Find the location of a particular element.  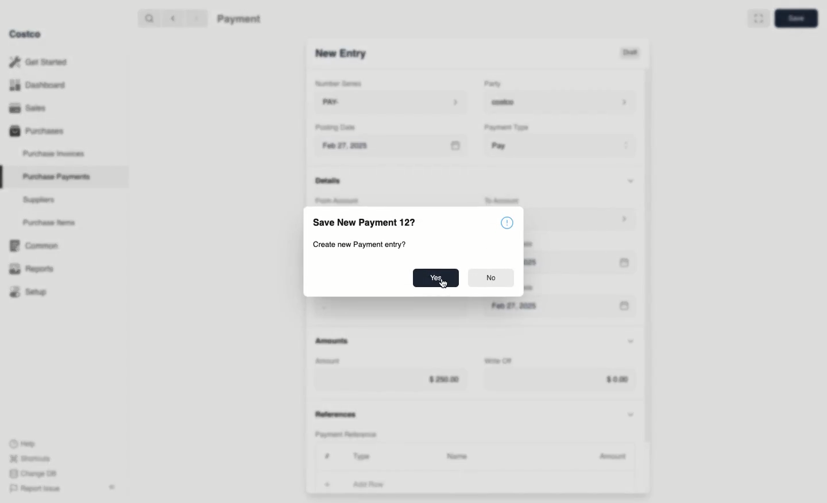

collapse is located at coordinates (111, 487).